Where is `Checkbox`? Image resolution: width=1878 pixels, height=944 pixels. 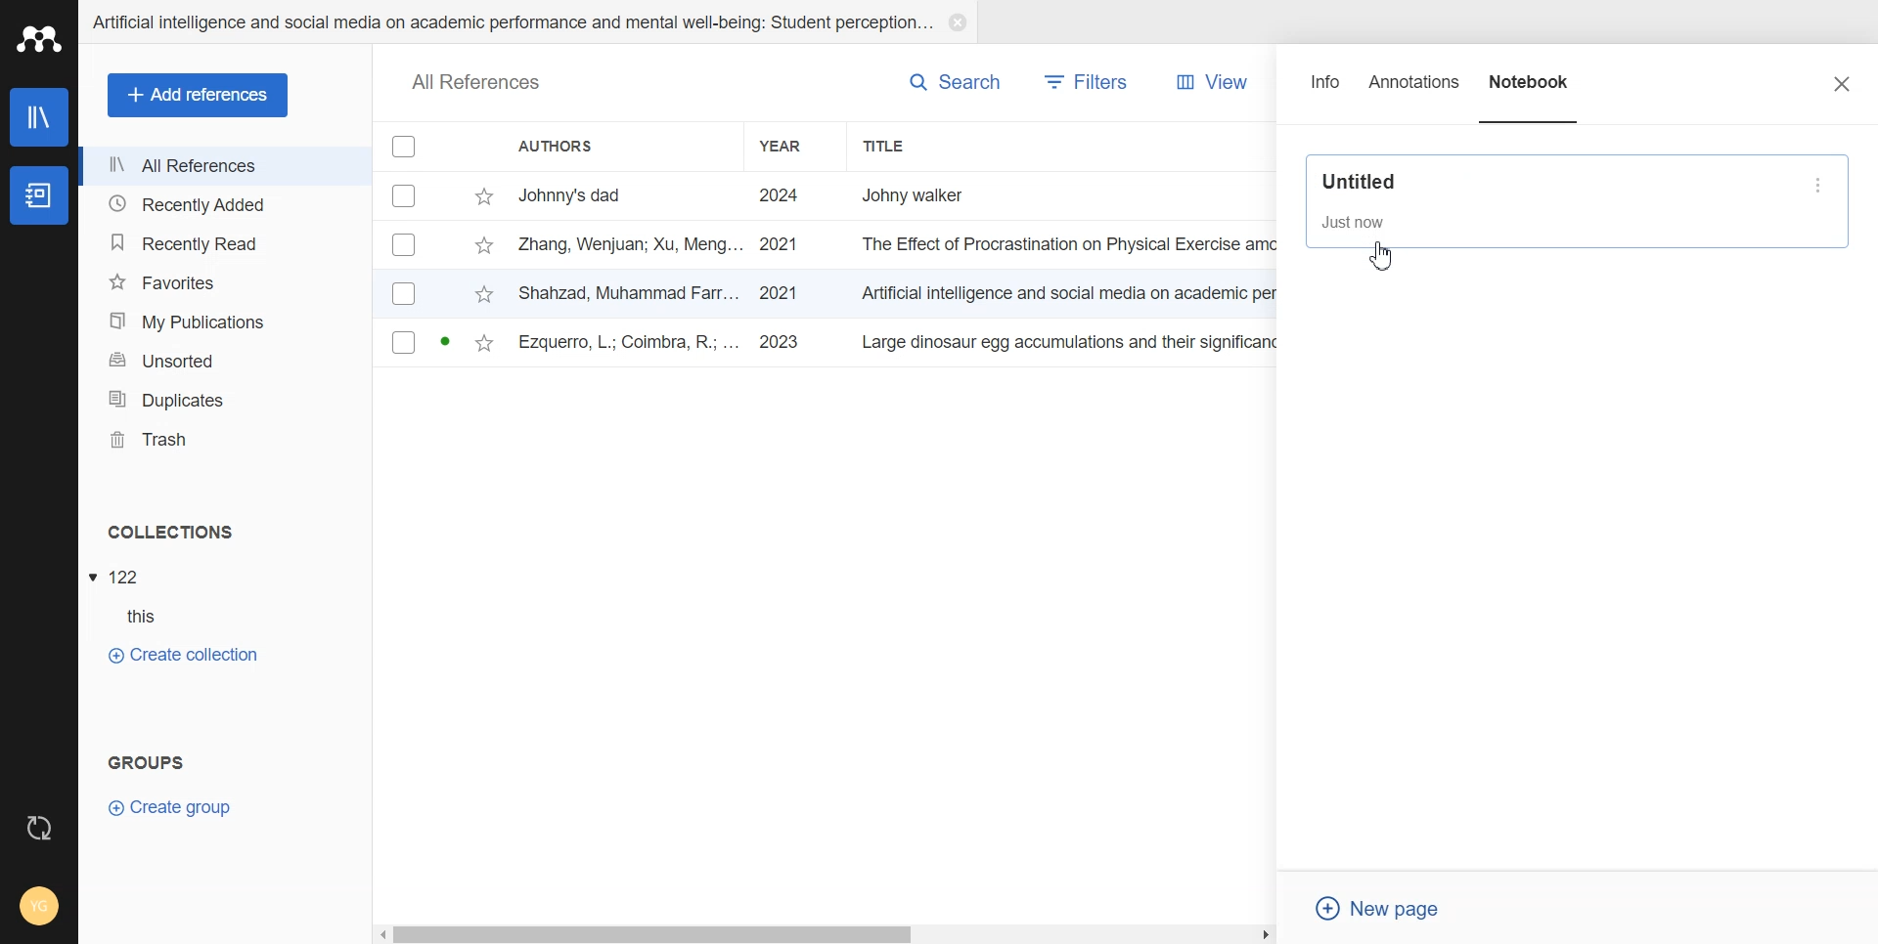
Checkbox is located at coordinates (404, 342).